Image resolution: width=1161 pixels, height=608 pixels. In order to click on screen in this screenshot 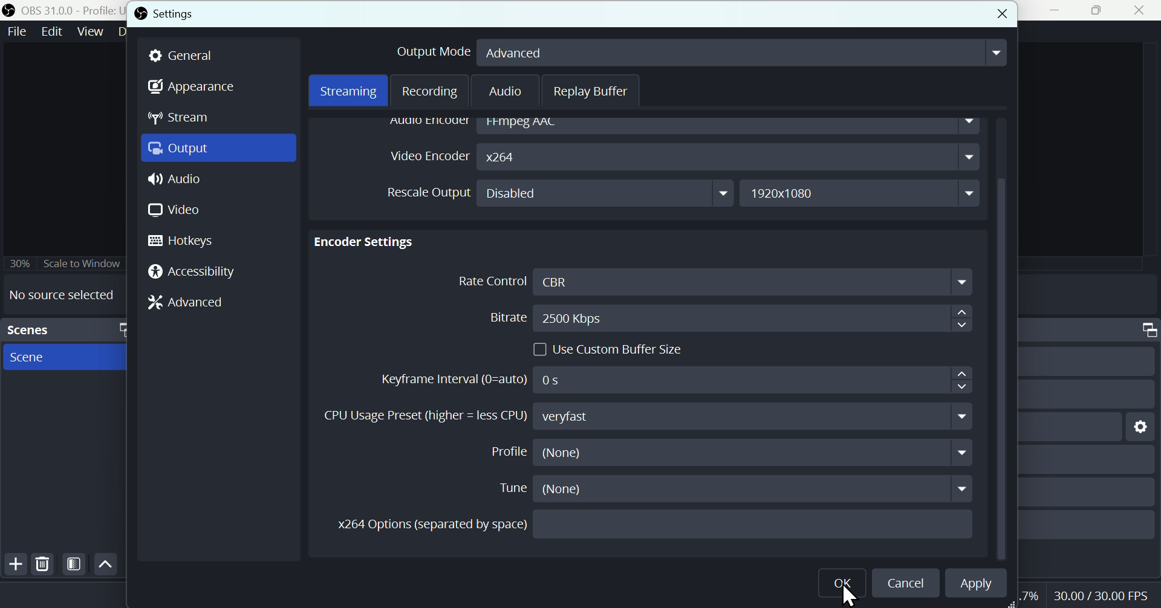, I will do `click(67, 358)`.